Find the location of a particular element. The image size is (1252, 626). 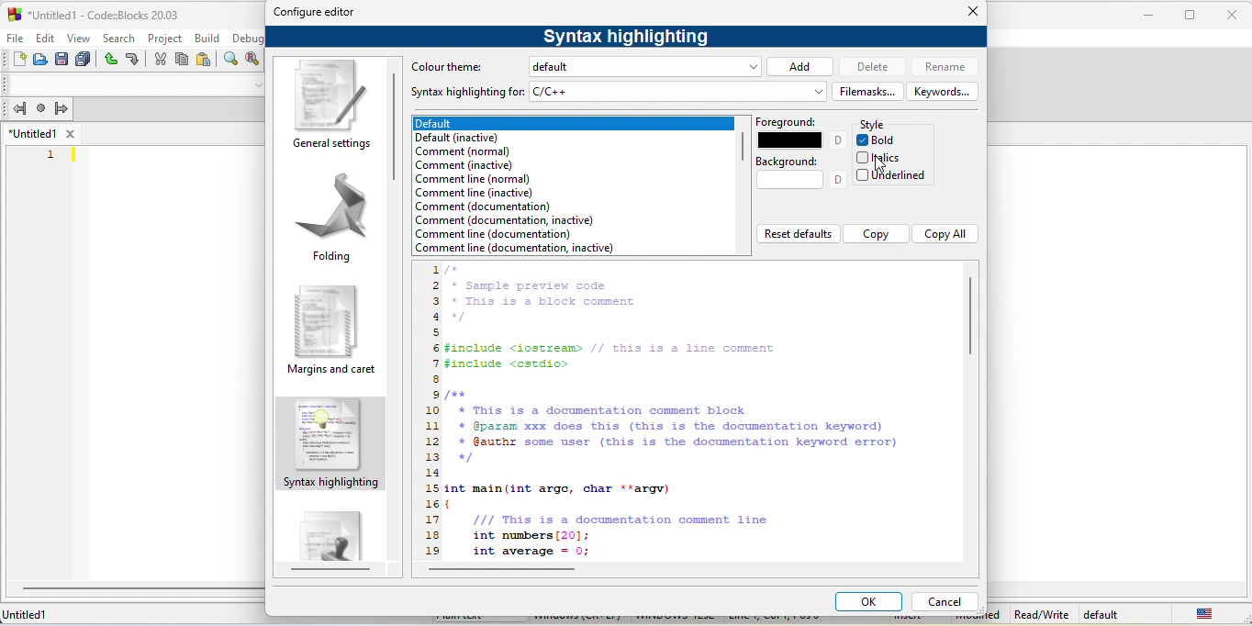

save everything is located at coordinates (84, 60).